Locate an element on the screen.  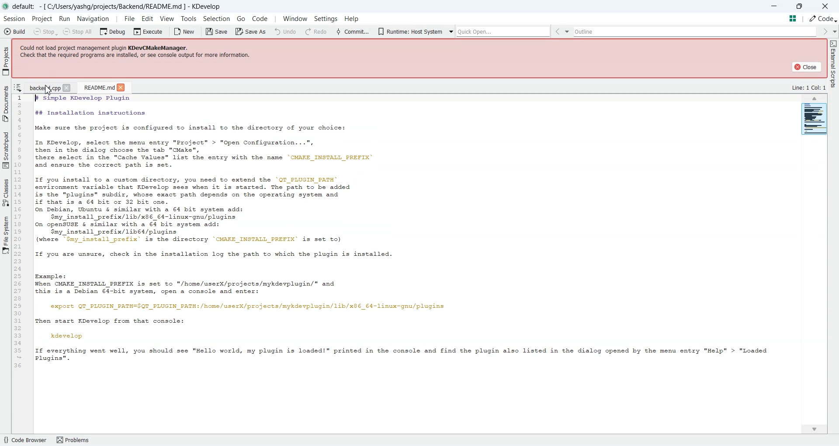
Execute is located at coordinates (149, 31).